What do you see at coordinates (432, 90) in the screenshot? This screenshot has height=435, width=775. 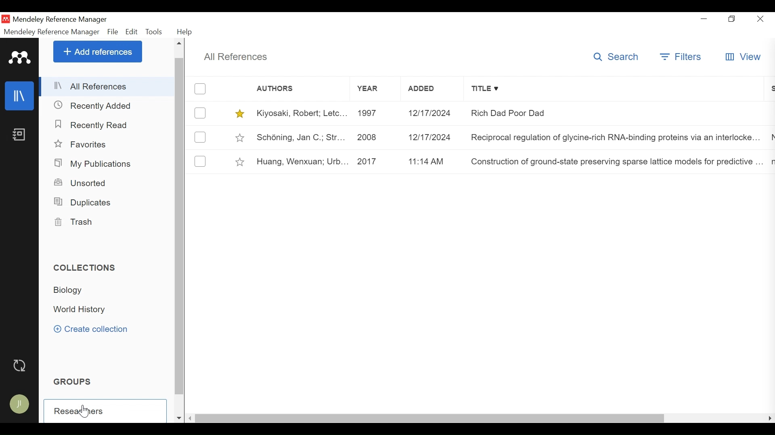 I see `Added` at bounding box center [432, 90].